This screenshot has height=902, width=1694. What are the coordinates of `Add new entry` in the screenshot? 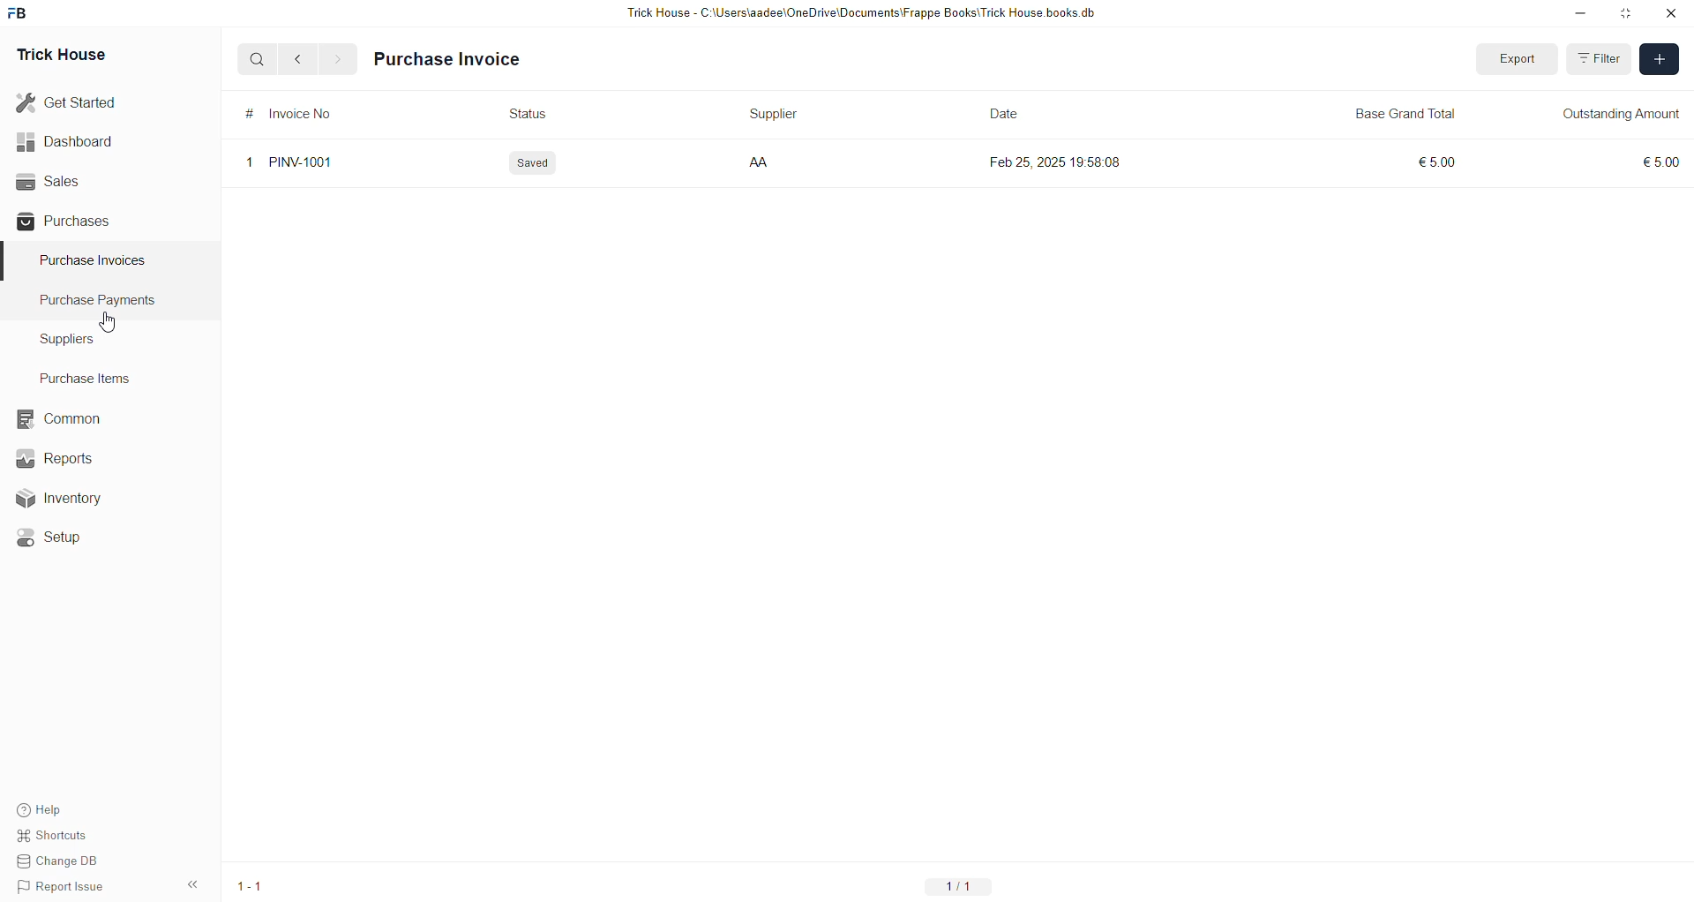 It's located at (1661, 61).